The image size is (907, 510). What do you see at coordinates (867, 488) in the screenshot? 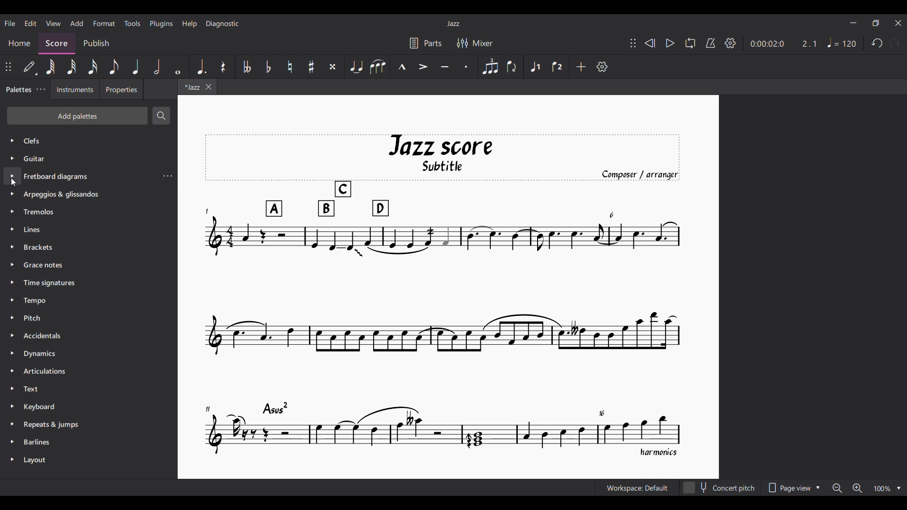
I see `Zoom options` at bounding box center [867, 488].